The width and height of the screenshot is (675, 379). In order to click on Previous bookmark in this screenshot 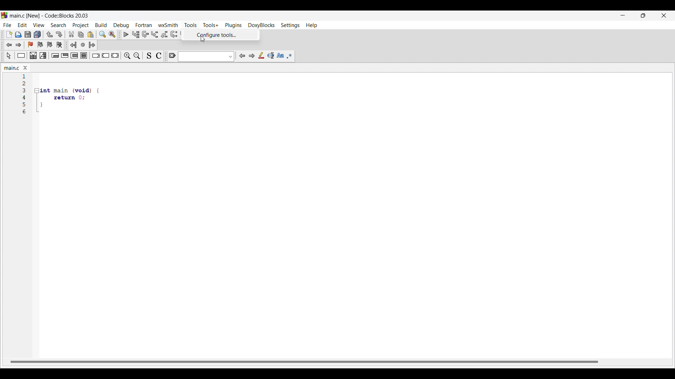, I will do `click(40, 45)`.